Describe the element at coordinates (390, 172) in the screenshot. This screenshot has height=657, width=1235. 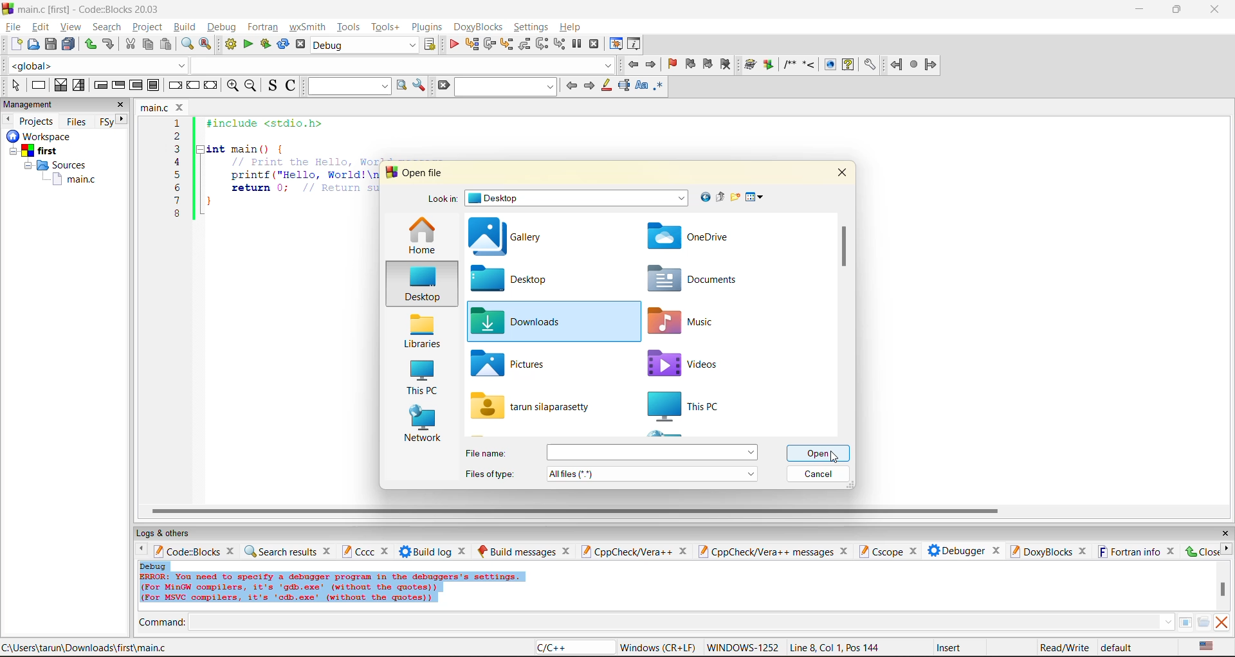
I see `logo` at that location.